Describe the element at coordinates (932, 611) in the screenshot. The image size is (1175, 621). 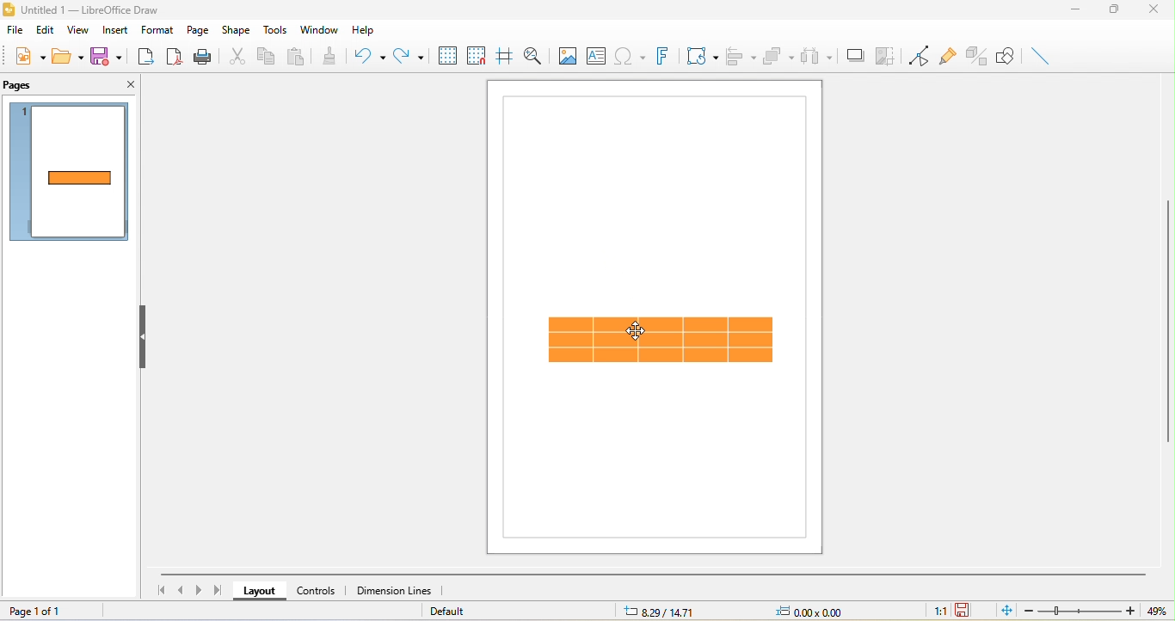
I see `1:1` at that location.